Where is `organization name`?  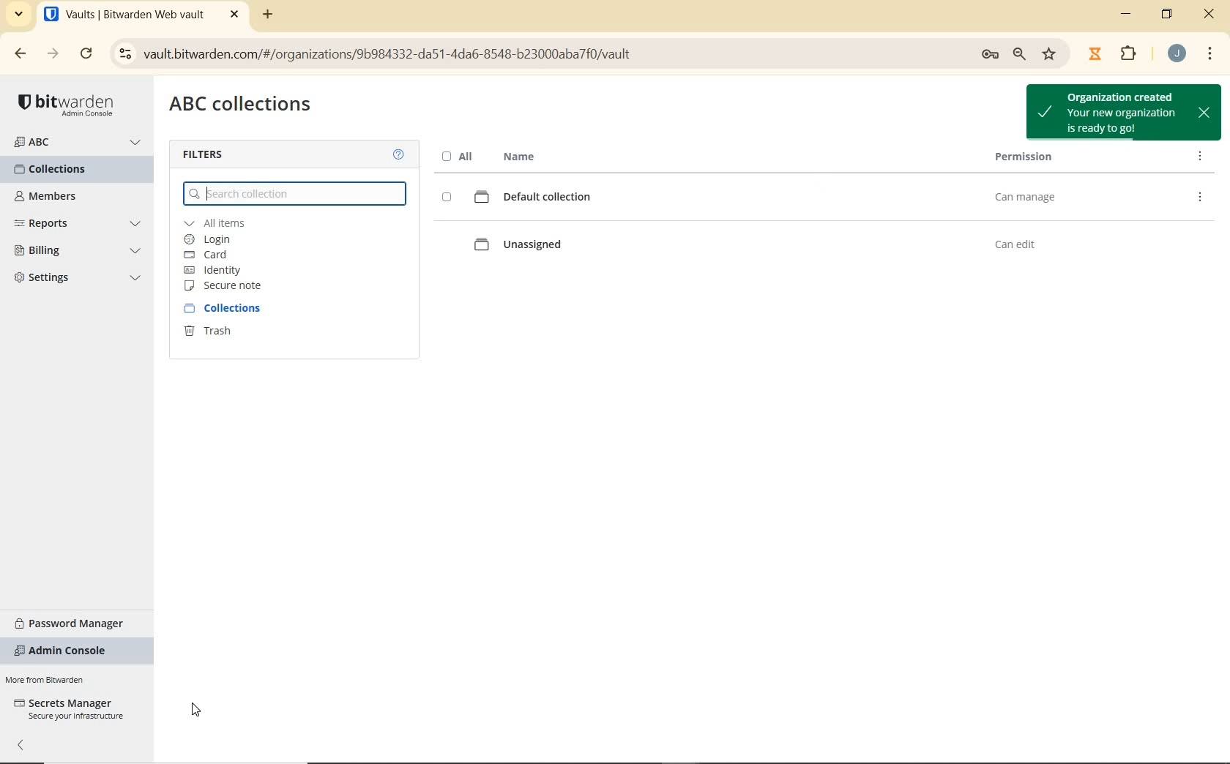
organization name is located at coordinates (241, 104).